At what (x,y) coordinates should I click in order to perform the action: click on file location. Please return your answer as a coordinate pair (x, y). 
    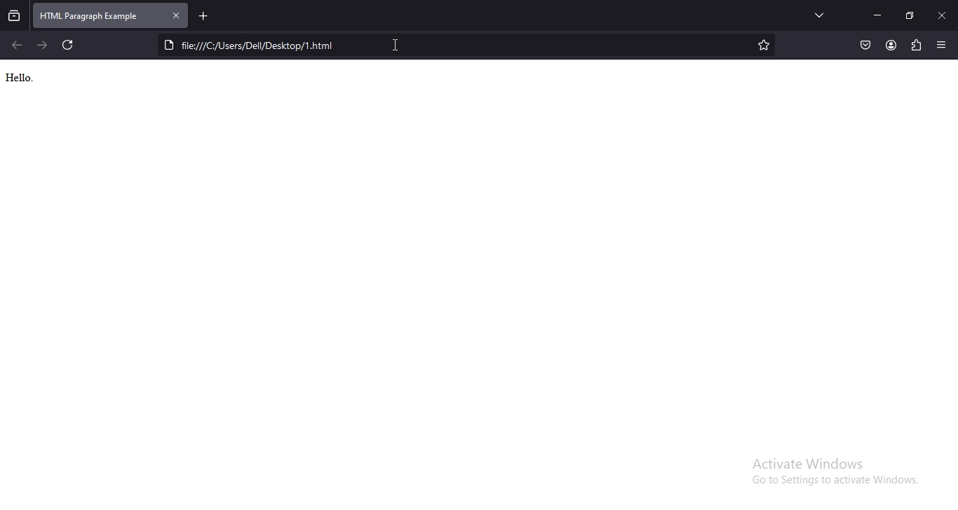
    Looking at the image, I should click on (429, 45).